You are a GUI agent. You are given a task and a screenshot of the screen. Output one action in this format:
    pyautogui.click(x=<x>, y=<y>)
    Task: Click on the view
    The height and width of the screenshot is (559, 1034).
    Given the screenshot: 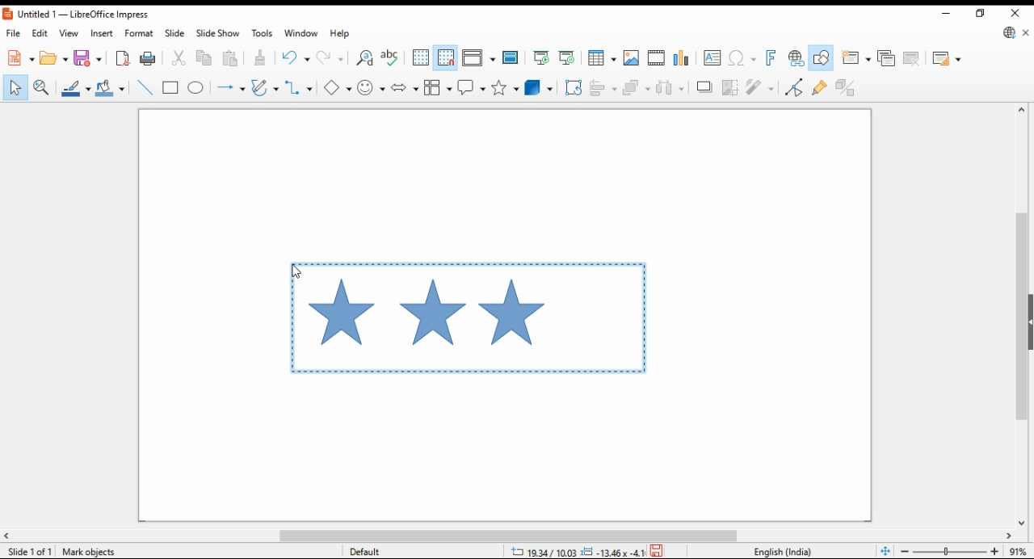 What is the action you would take?
    pyautogui.click(x=69, y=33)
    